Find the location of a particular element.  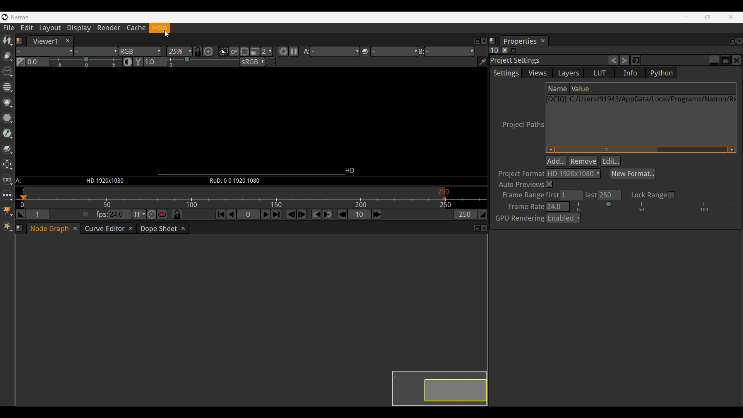

Dope sheet is located at coordinates (157, 229).